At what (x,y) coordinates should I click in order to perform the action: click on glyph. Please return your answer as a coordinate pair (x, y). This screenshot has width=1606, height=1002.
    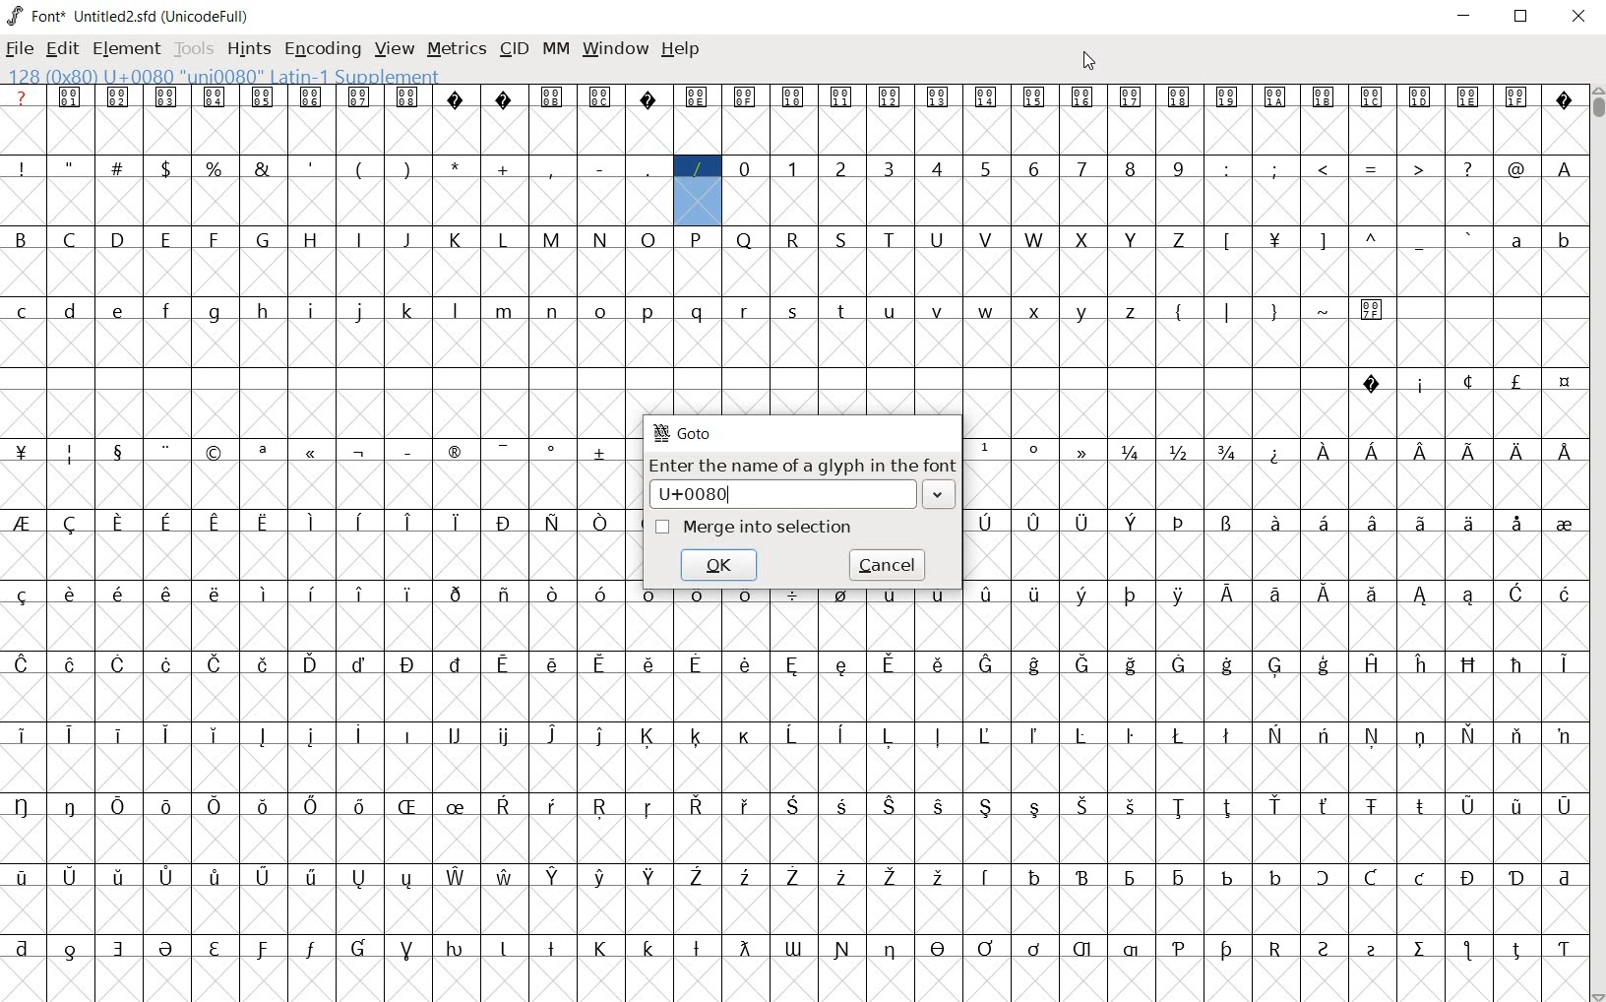
    Looking at the image, I should click on (841, 240).